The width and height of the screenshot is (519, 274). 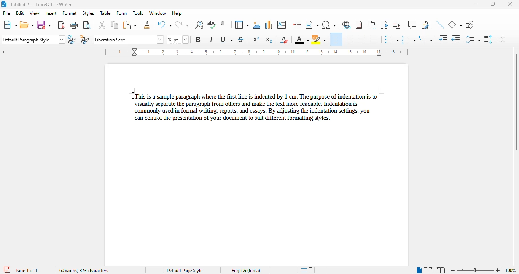 What do you see at coordinates (301, 40) in the screenshot?
I see `font color` at bounding box center [301, 40].